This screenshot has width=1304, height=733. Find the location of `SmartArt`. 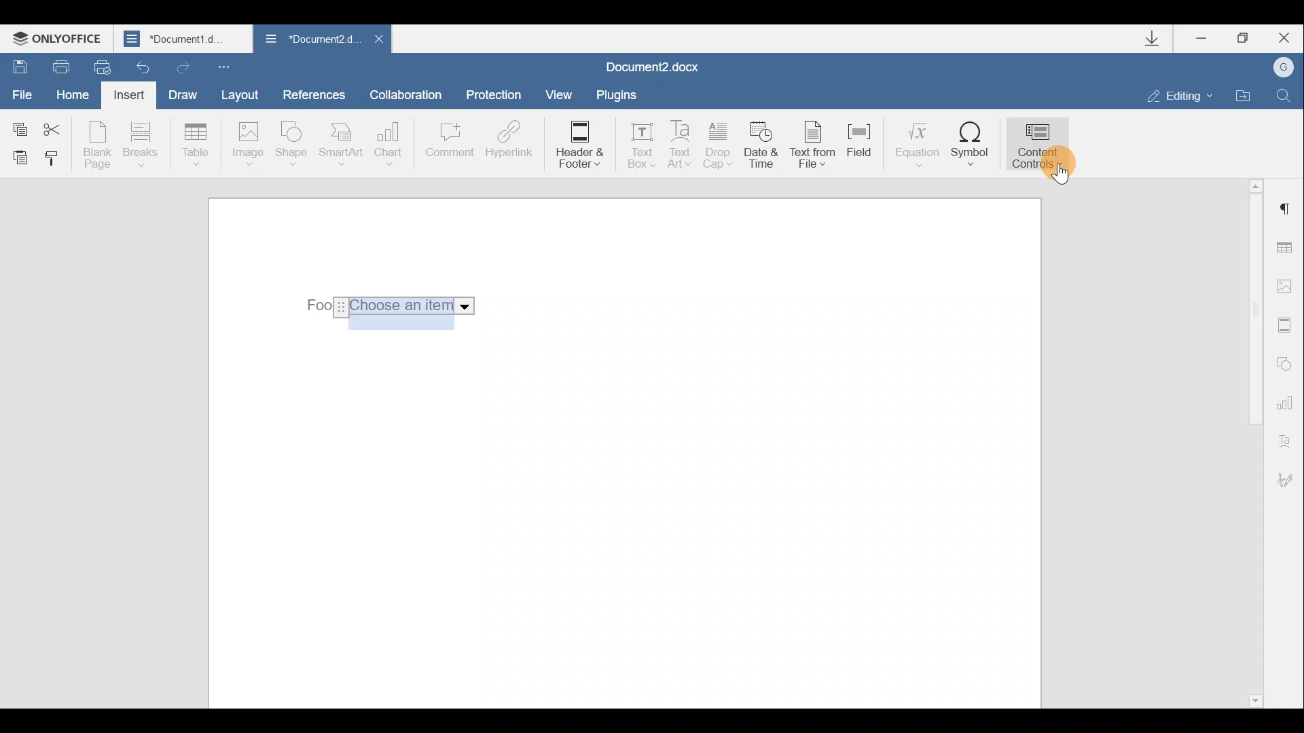

SmartArt is located at coordinates (342, 143).